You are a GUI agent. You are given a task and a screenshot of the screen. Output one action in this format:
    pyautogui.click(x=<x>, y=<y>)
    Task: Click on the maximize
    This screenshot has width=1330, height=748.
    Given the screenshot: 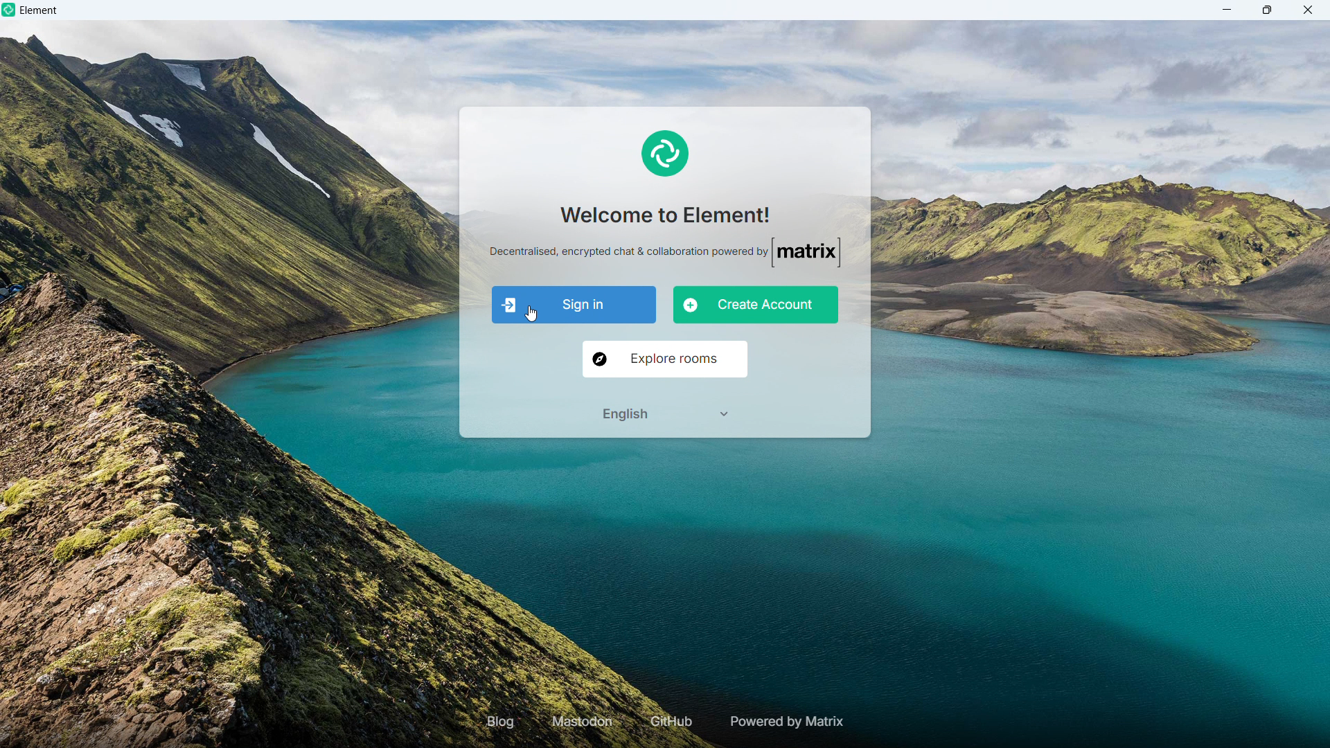 What is the action you would take?
    pyautogui.click(x=1268, y=10)
    